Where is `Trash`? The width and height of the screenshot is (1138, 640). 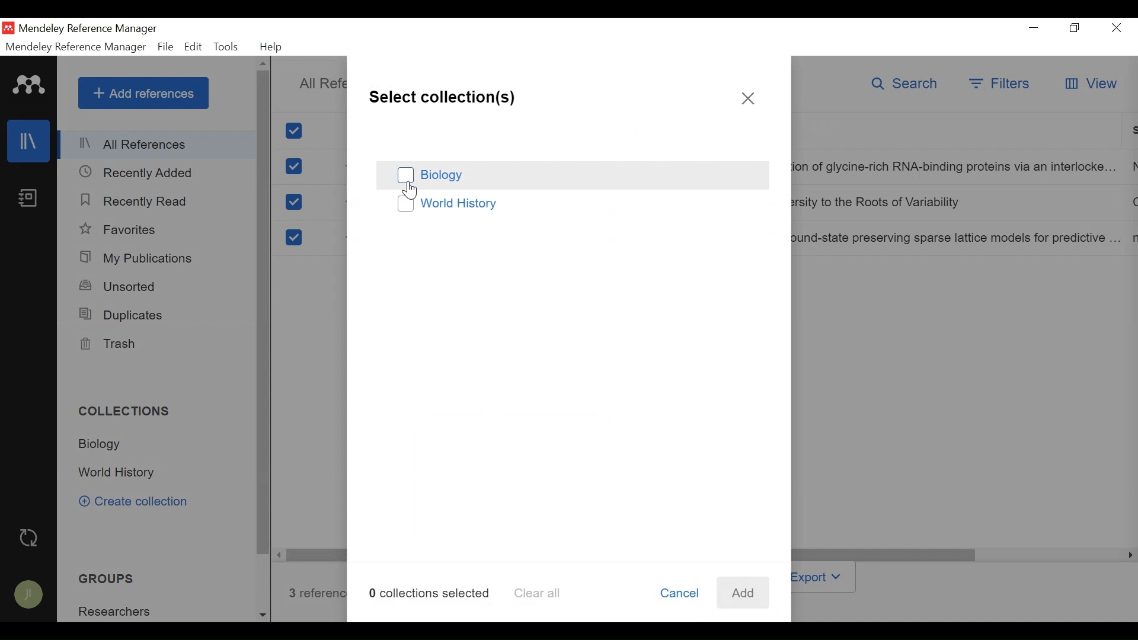 Trash is located at coordinates (108, 344).